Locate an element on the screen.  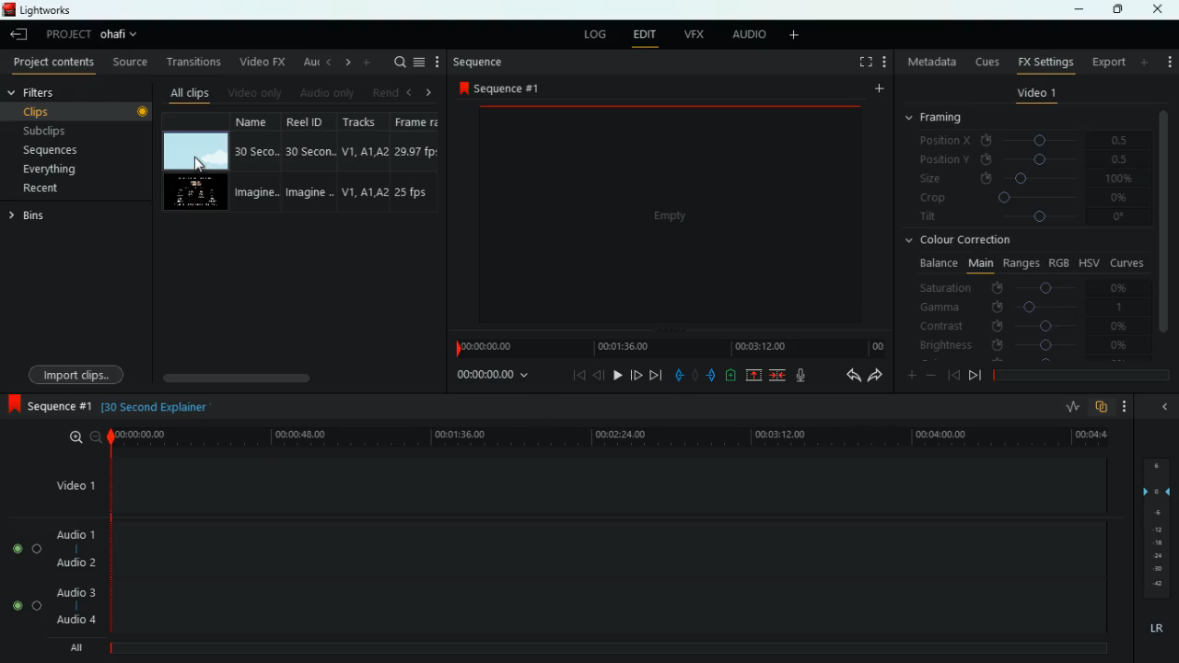
transitions is located at coordinates (190, 62).